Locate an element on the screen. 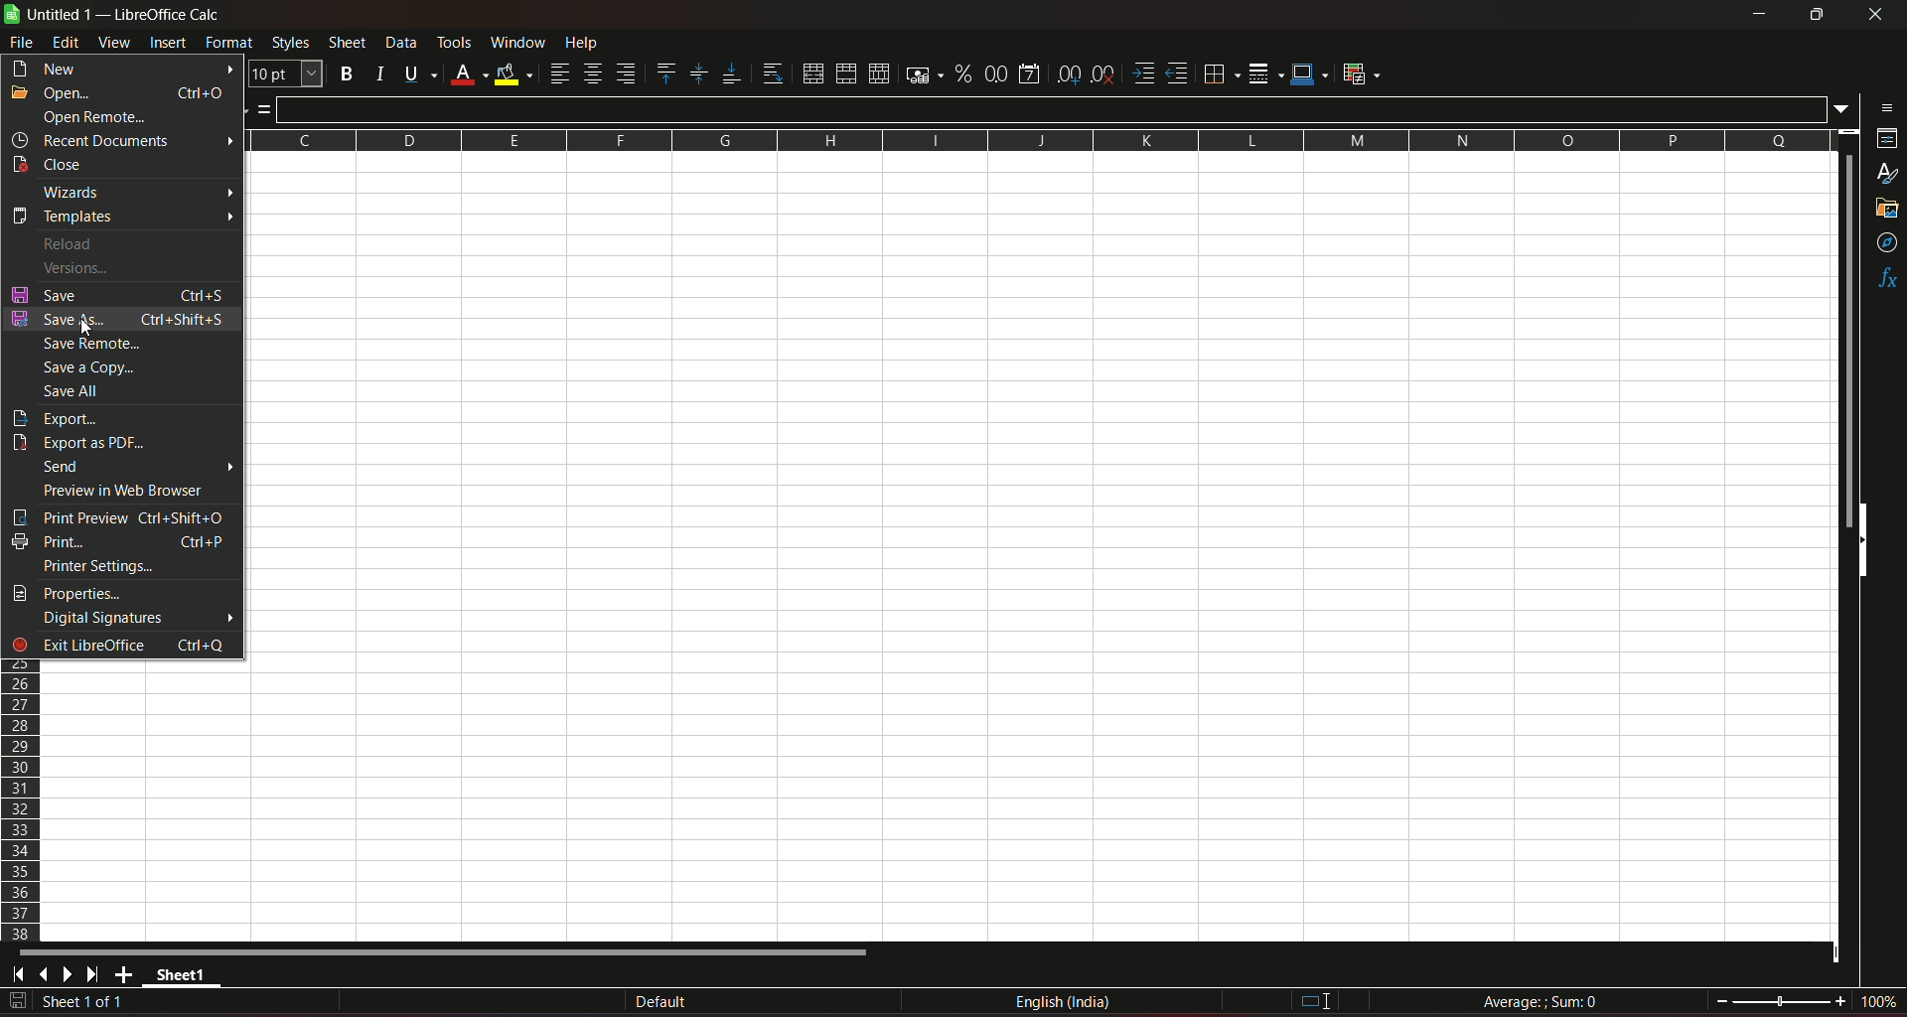 This screenshot has width=1907, height=1017. first sheet is located at coordinates (22, 974).